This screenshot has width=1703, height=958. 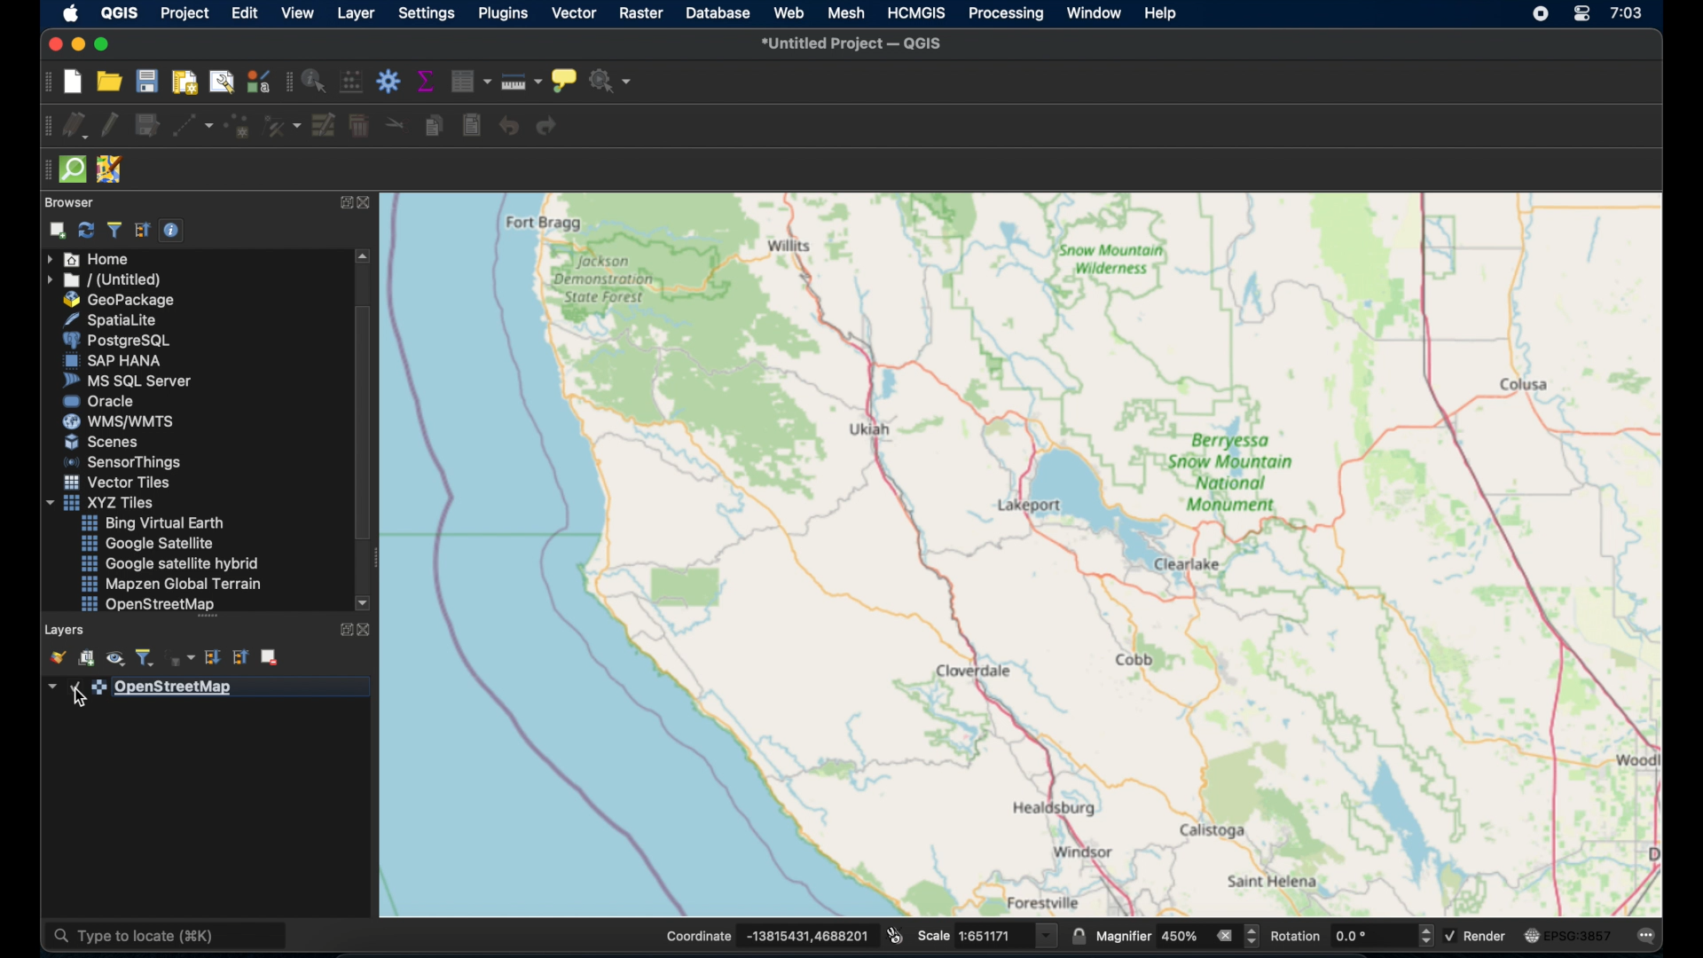 I want to click on add. selected layer, so click(x=56, y=231).